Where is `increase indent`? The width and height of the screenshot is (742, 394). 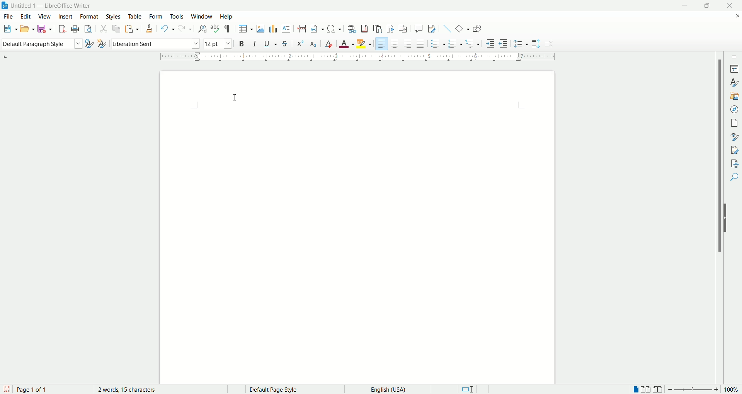
increase indent is located at coordinates (490, 44).